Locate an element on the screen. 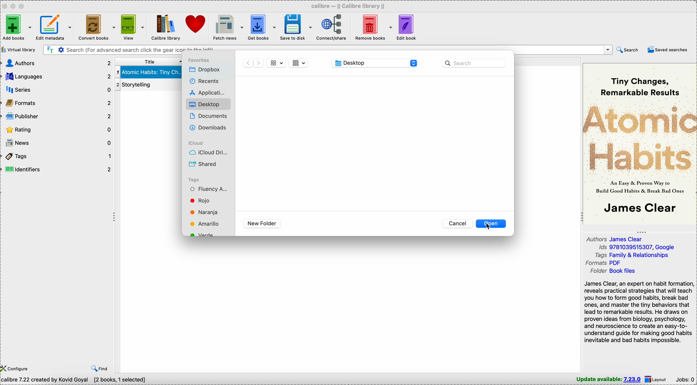 The height and width of the screenshot is (385, 697). series is located at coordinates (58, 91).